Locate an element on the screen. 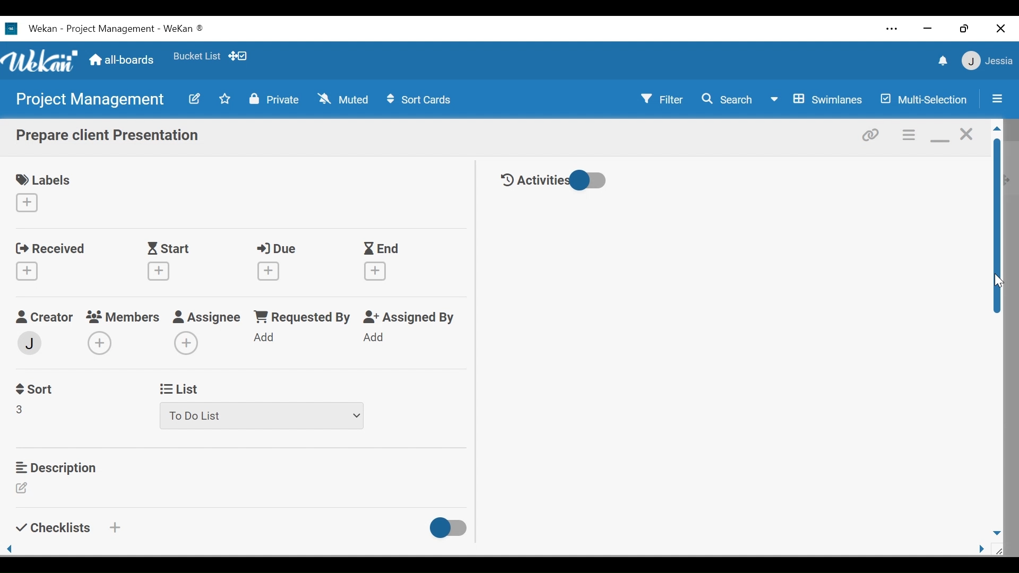 This screenshot has width=1019, height=573. Edit is located at coordinates (21, 490).